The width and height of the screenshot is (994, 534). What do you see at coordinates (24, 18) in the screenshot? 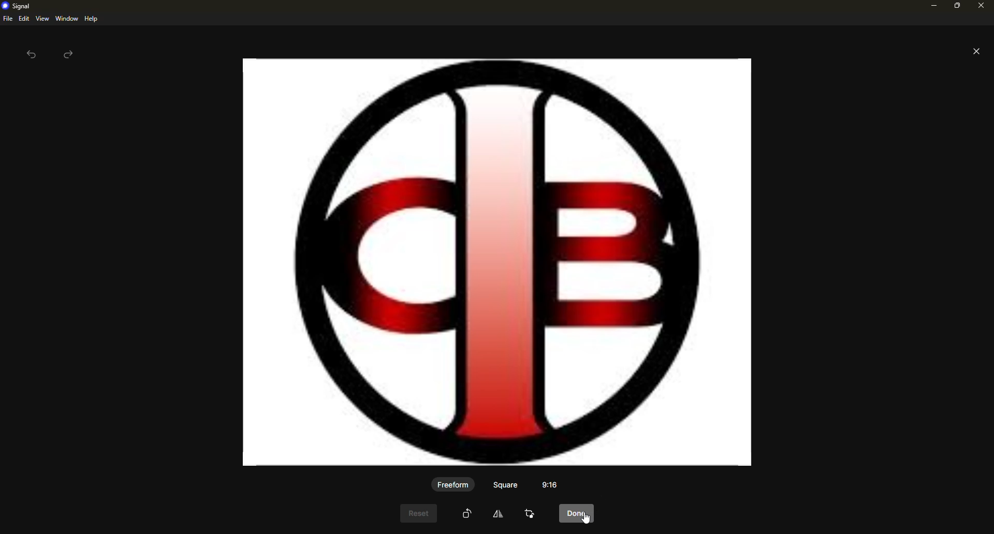
I see `edit` at bounding box center [24, 18].